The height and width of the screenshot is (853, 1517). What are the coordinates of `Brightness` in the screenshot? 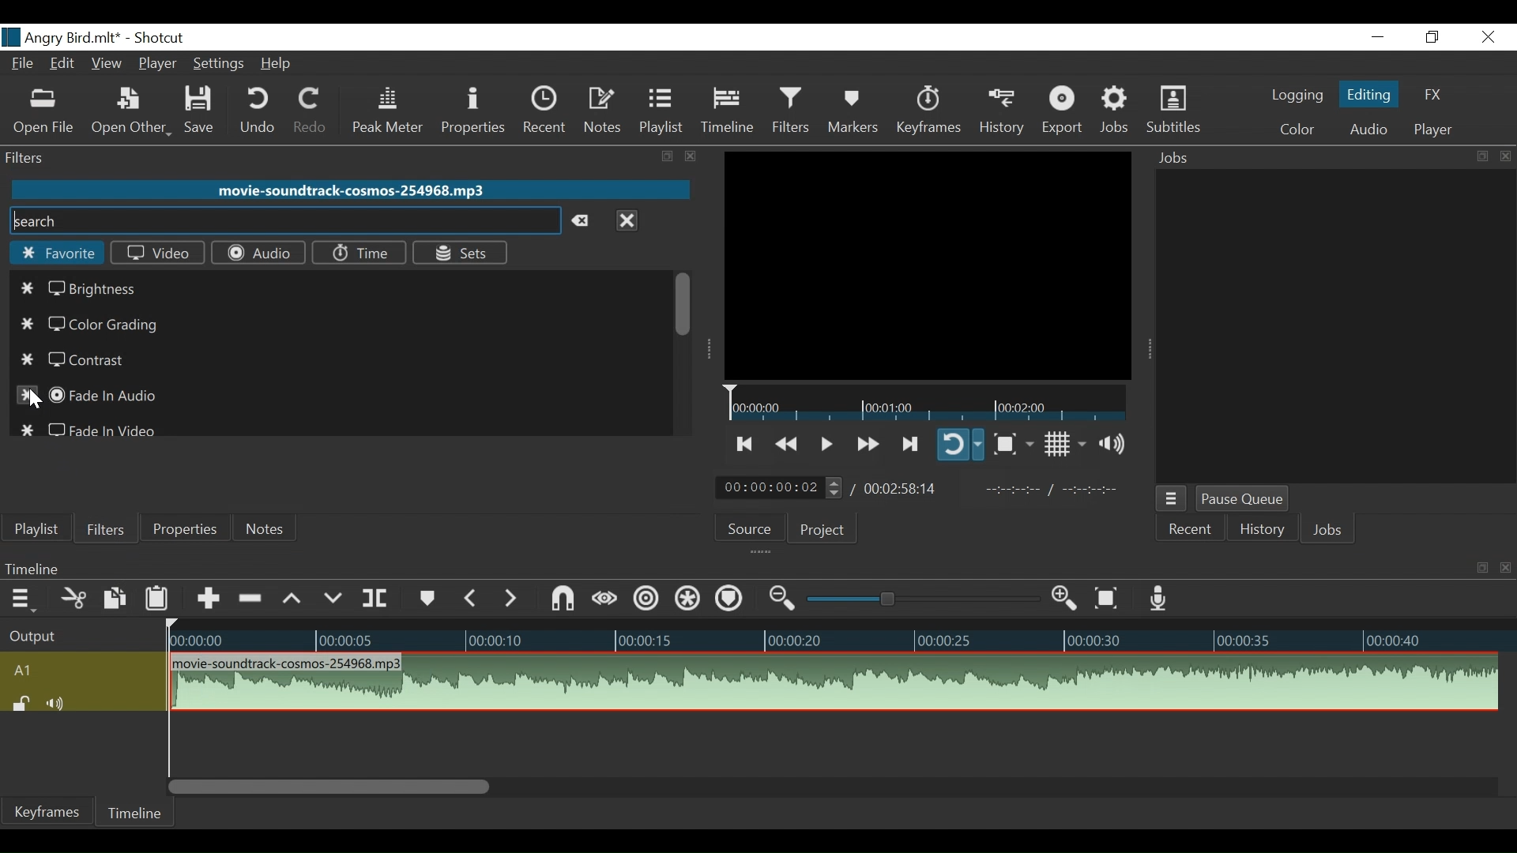 It's located at (84, 289).